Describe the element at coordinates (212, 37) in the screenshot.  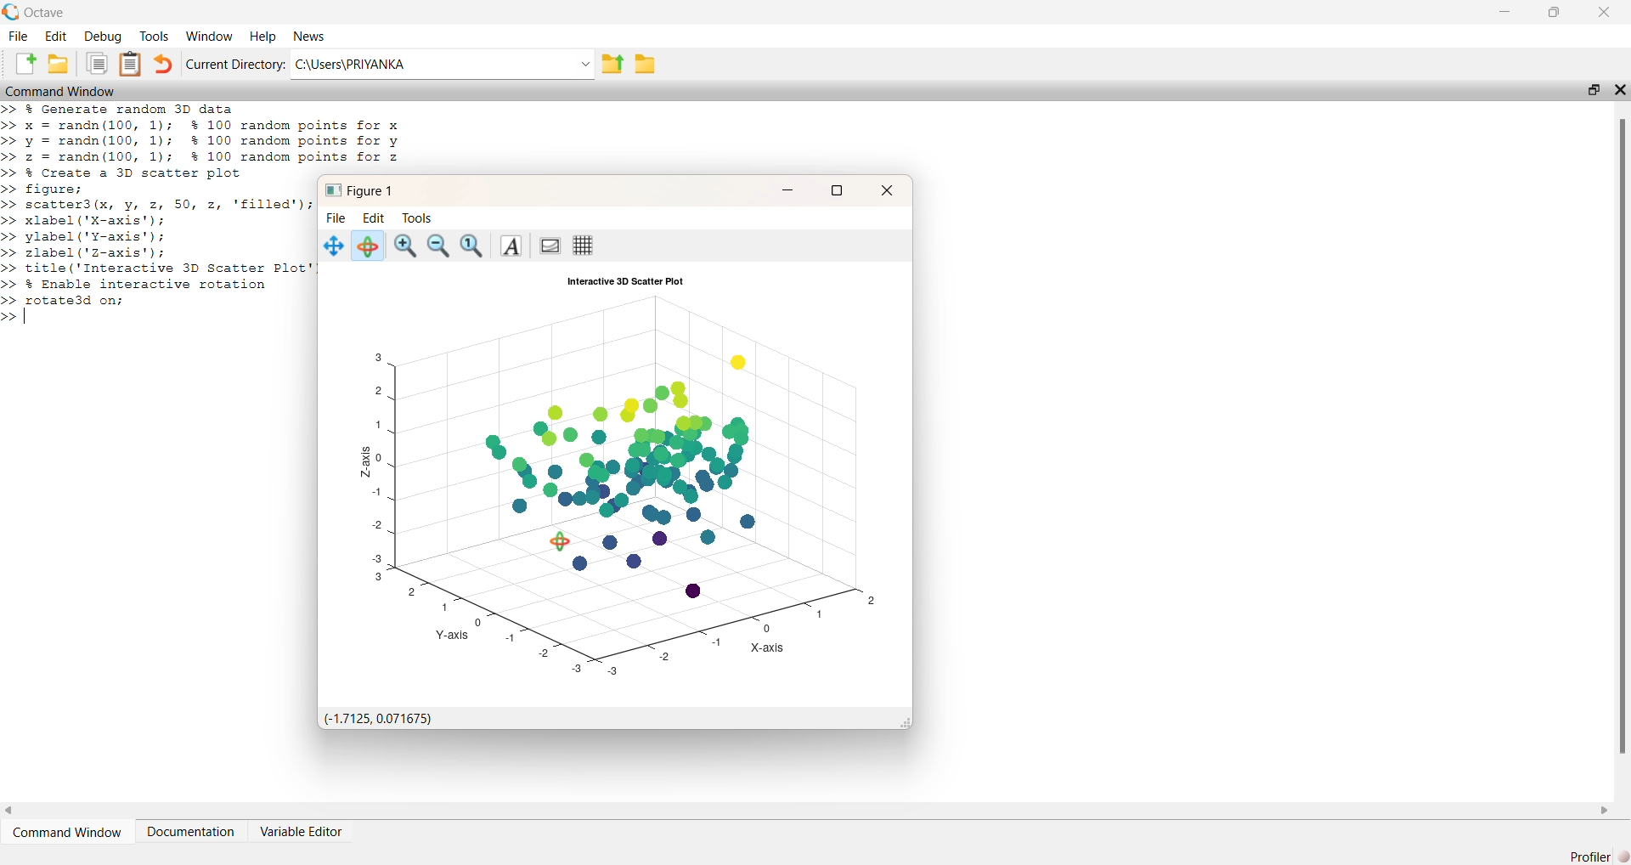
I see `Window` at that location.